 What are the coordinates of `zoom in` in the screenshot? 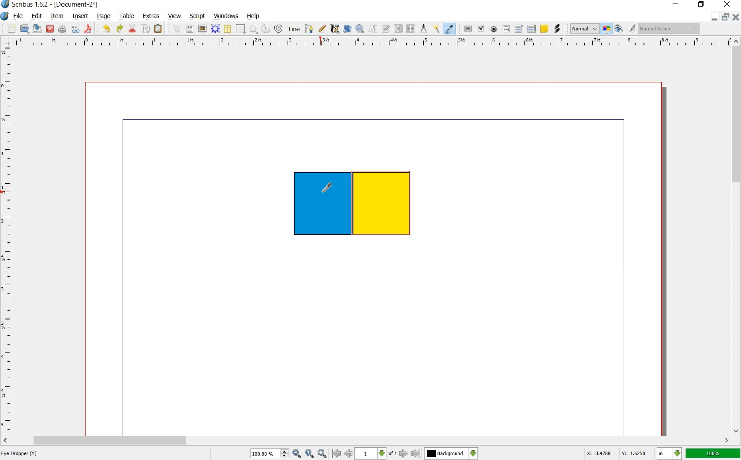 It's located at (322, 453).